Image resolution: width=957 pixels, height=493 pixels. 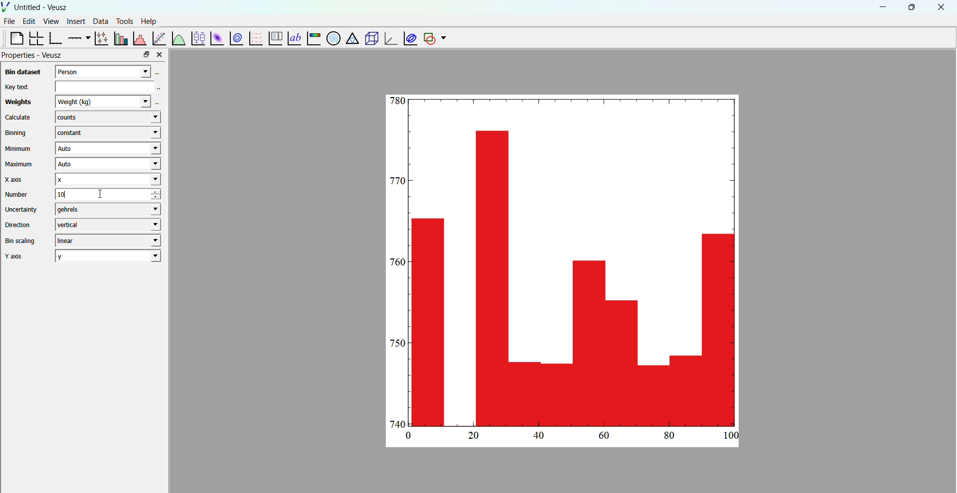 I want to click on Calculate, so click(x=18, y=118).